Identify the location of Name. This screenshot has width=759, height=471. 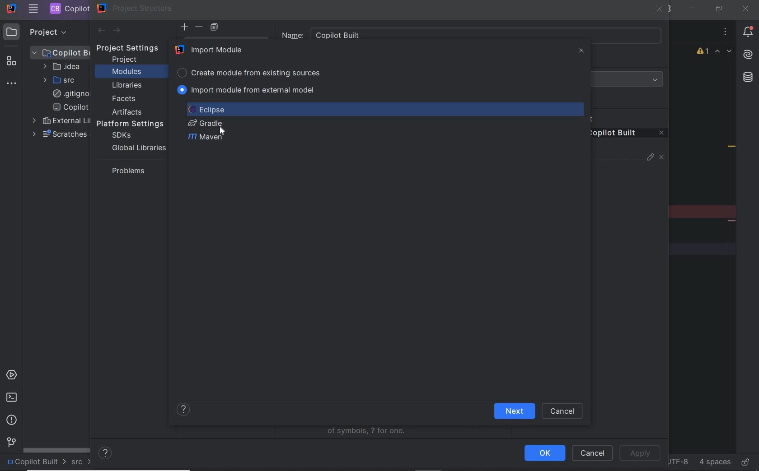
(472, 32).